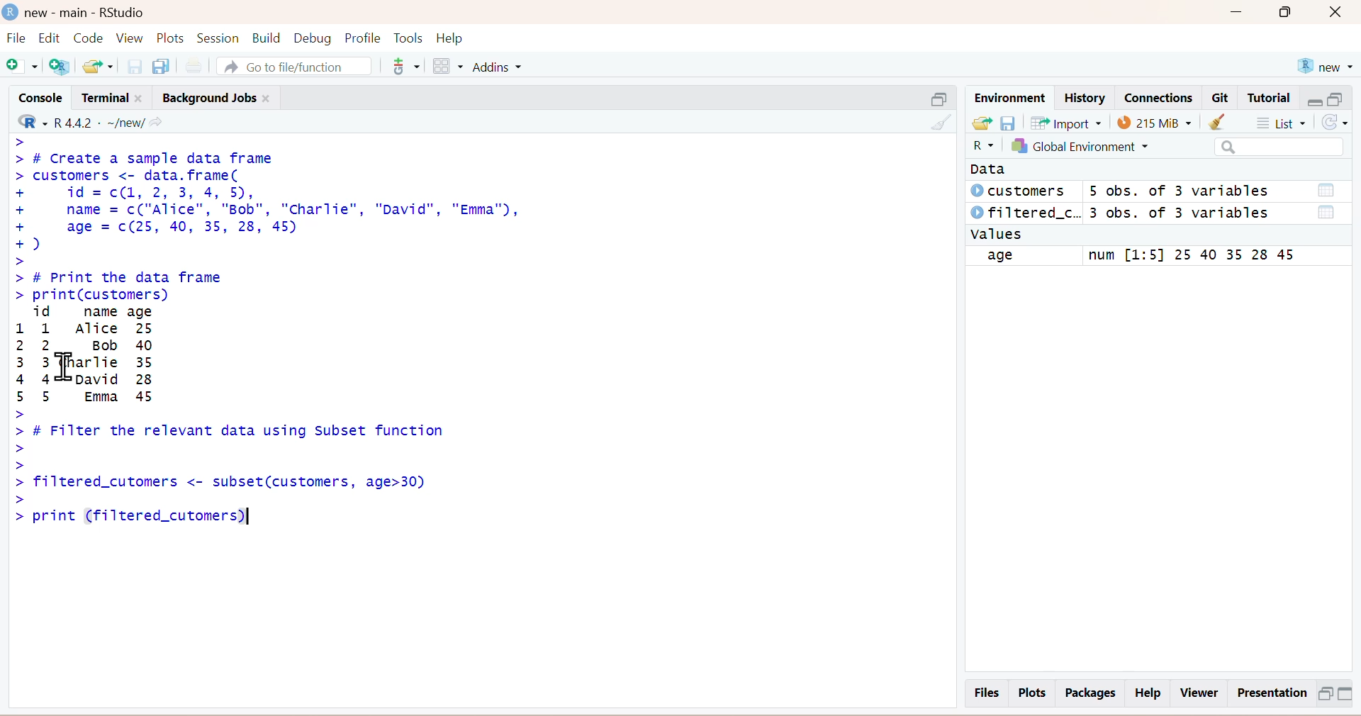 This screenshot has width=1361, height=716. Describe the element at coordinates (934, 97) in the screenshot. I see `Minimise` at that location.